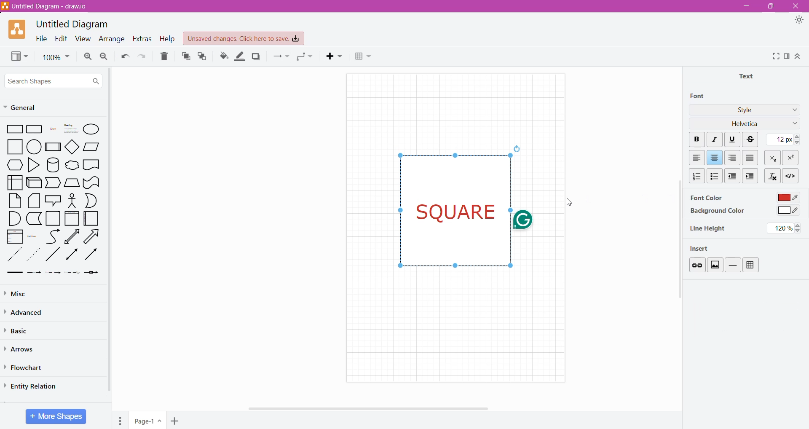 The width and height of the screenshot is (809, 429). I want to click on General, so click(24, 108).